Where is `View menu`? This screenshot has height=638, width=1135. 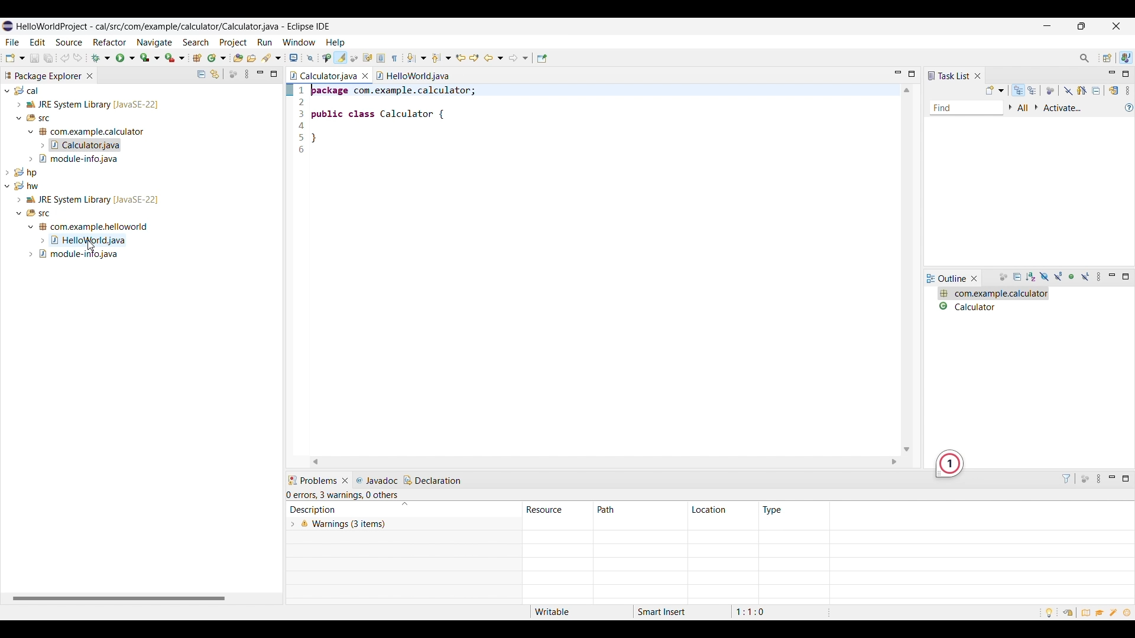 View menu is located at coordinates (1127, 90).